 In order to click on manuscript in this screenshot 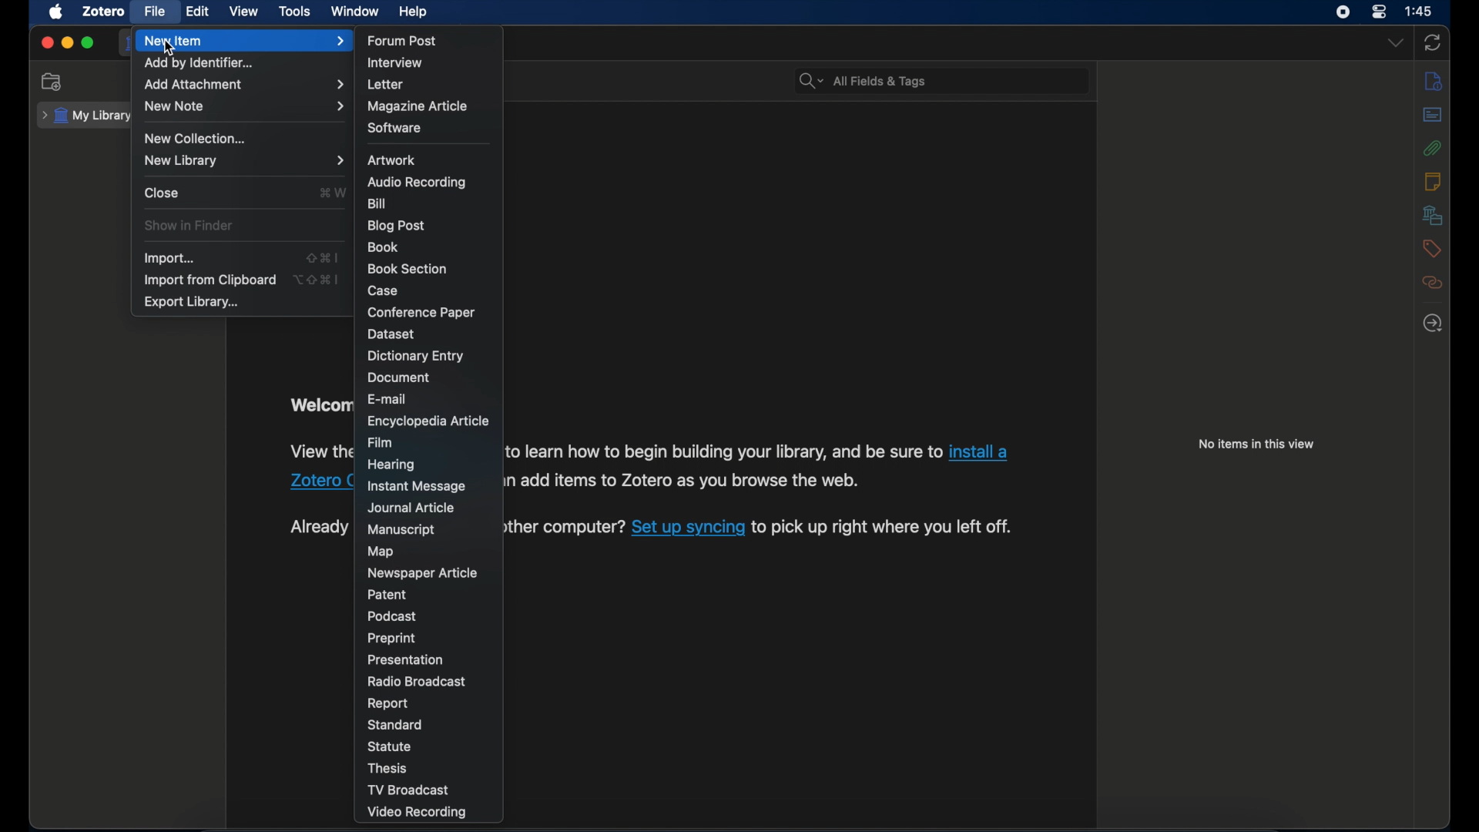, I will do `click(402, 530)`.